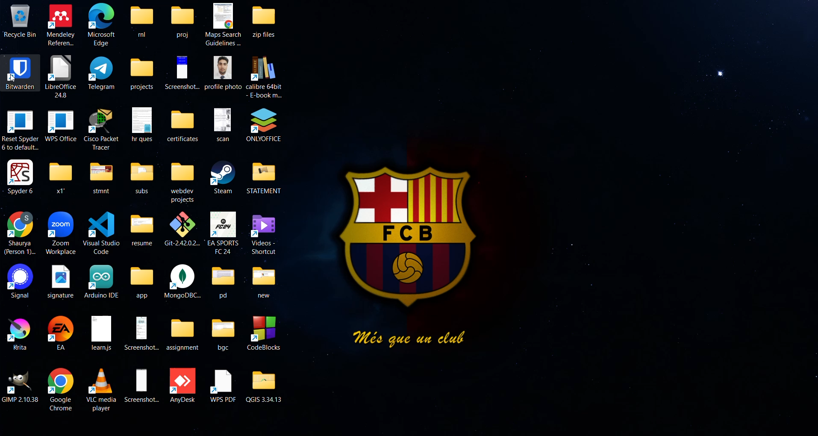 This screenshot has width=818, height=436. What do you see at coordinates (182, 21) in the screenshot?
I see `proj` at bounding box center [182, 21].